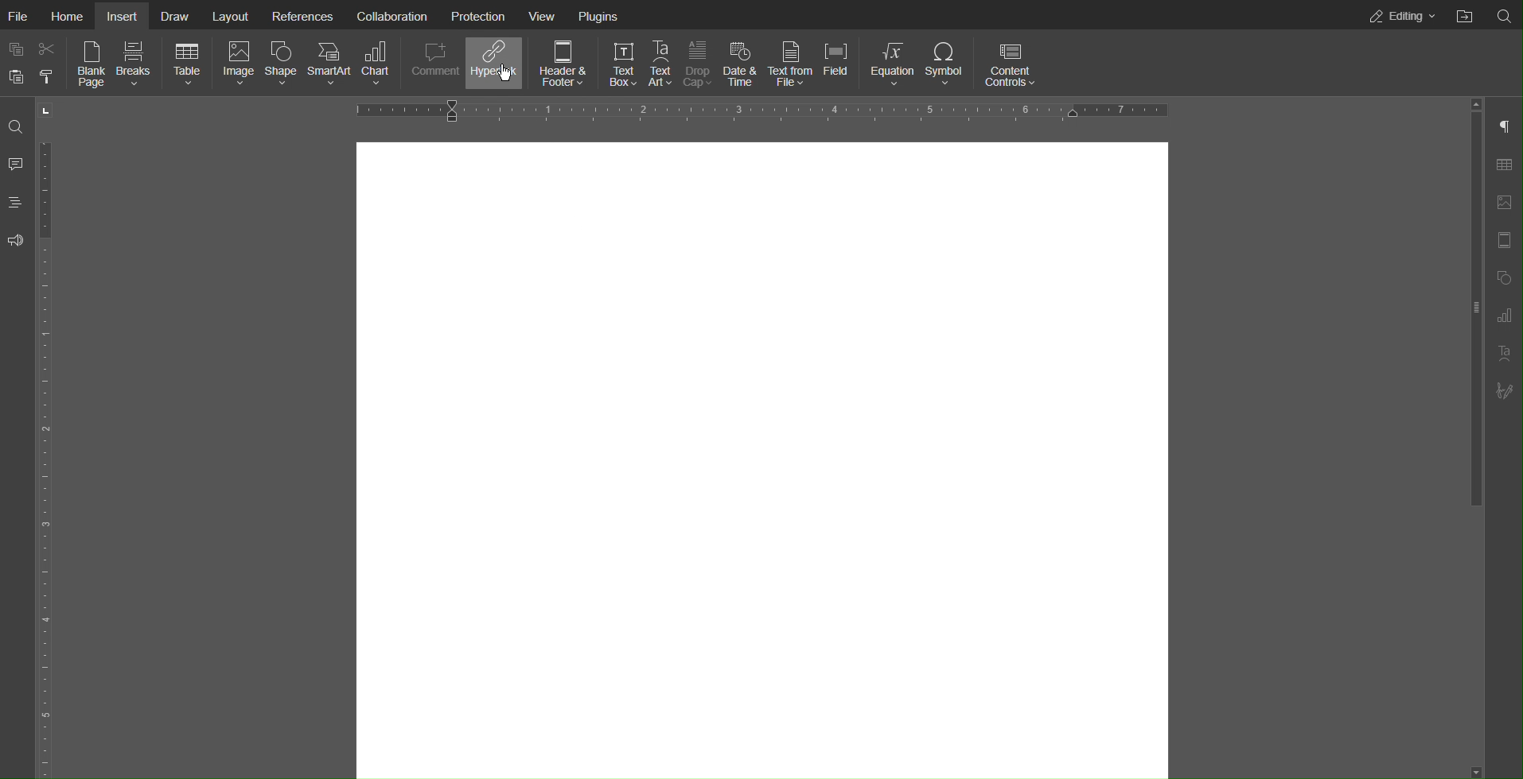 Image resolution: width=1523 pixels, height=779 pixels. Describe the element at coordinates (1468, 336) in the screenshot. I see `slider` at that location.